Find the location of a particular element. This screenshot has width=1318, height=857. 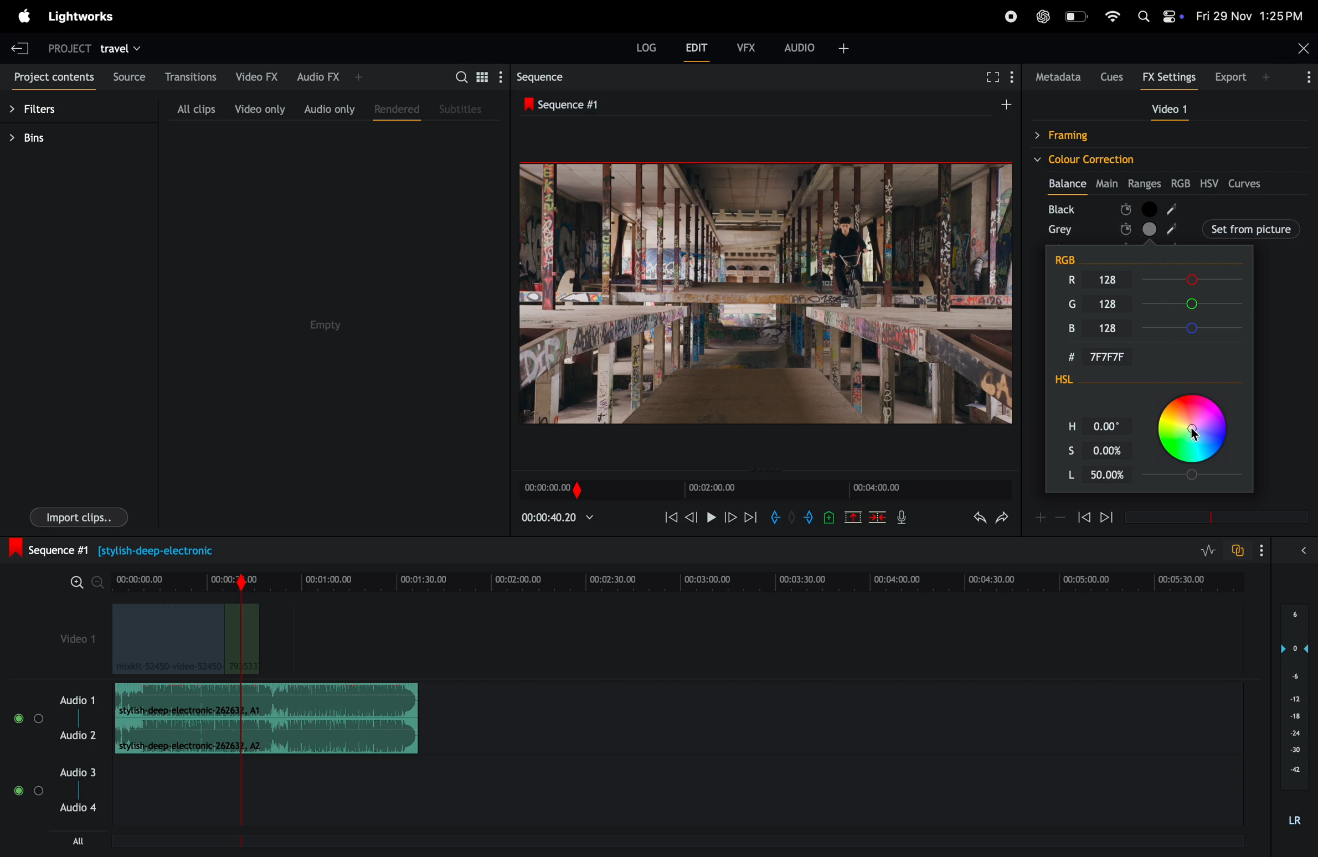

HSL is located at coordinates (1084, 381).